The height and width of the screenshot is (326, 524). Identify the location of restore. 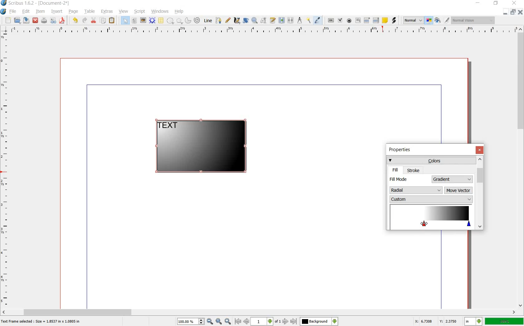
(496, 4).